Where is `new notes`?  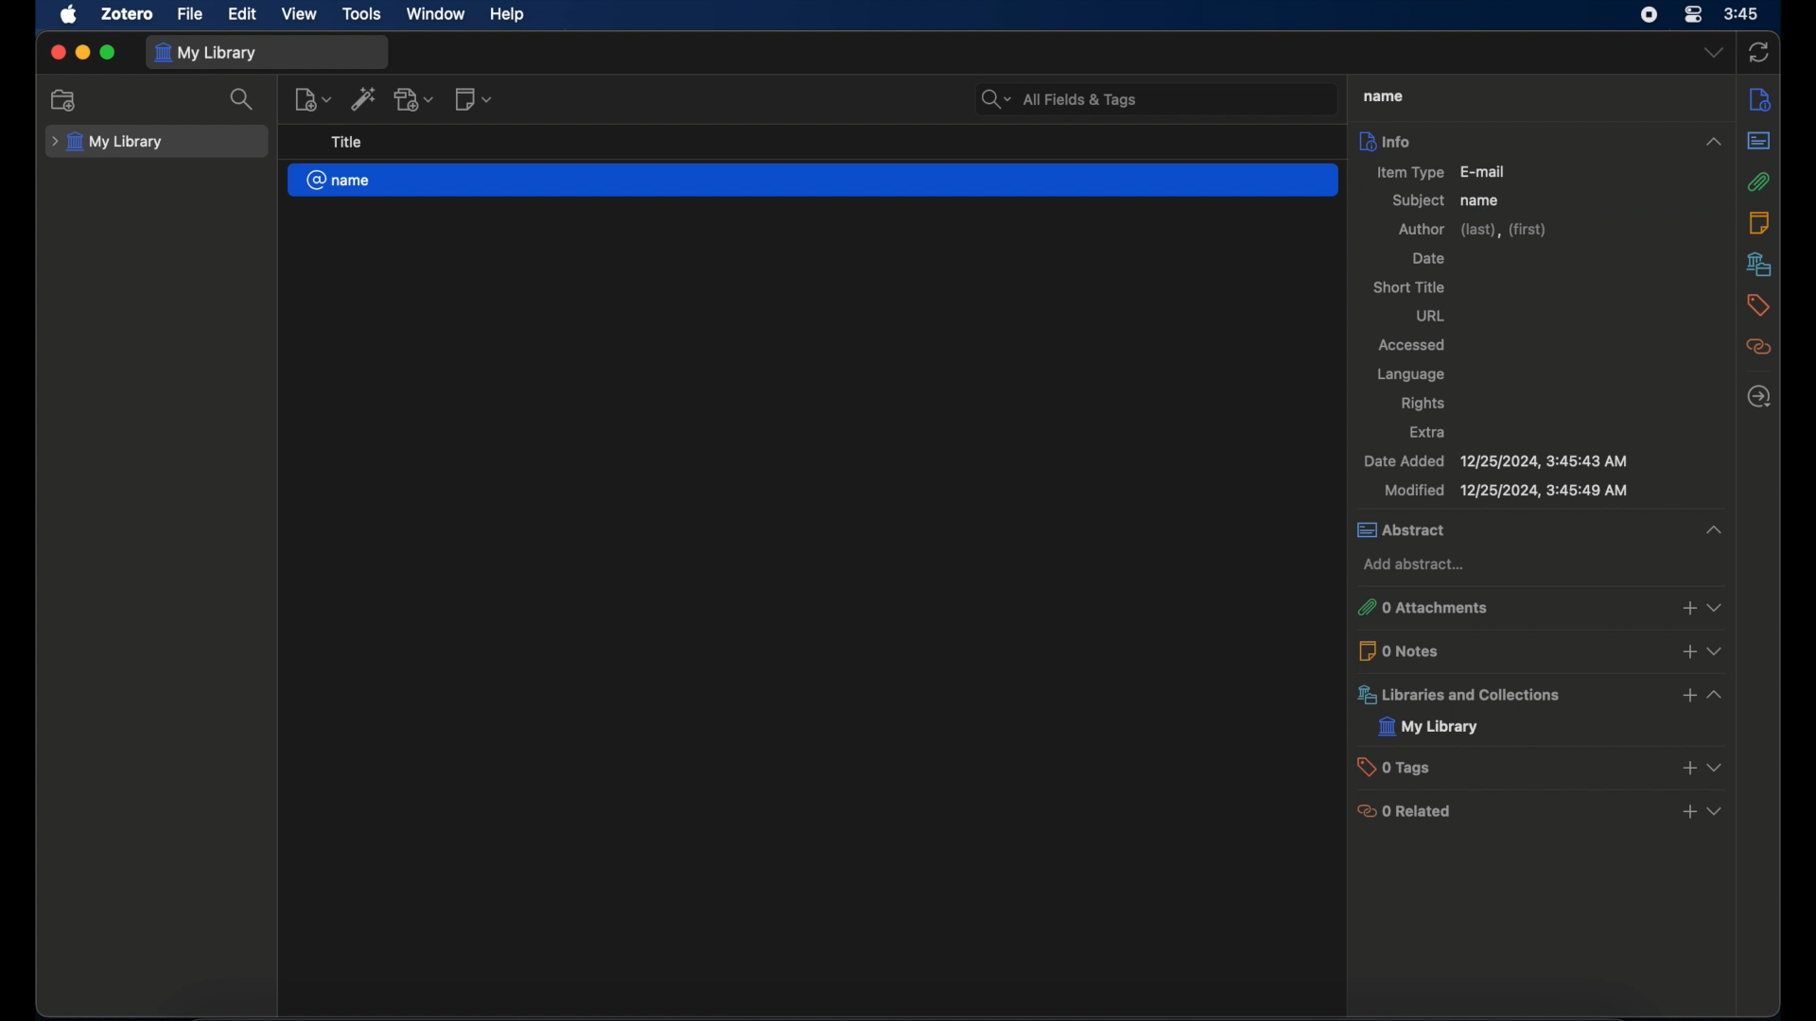
new notes is located at coordinates (476, 100).